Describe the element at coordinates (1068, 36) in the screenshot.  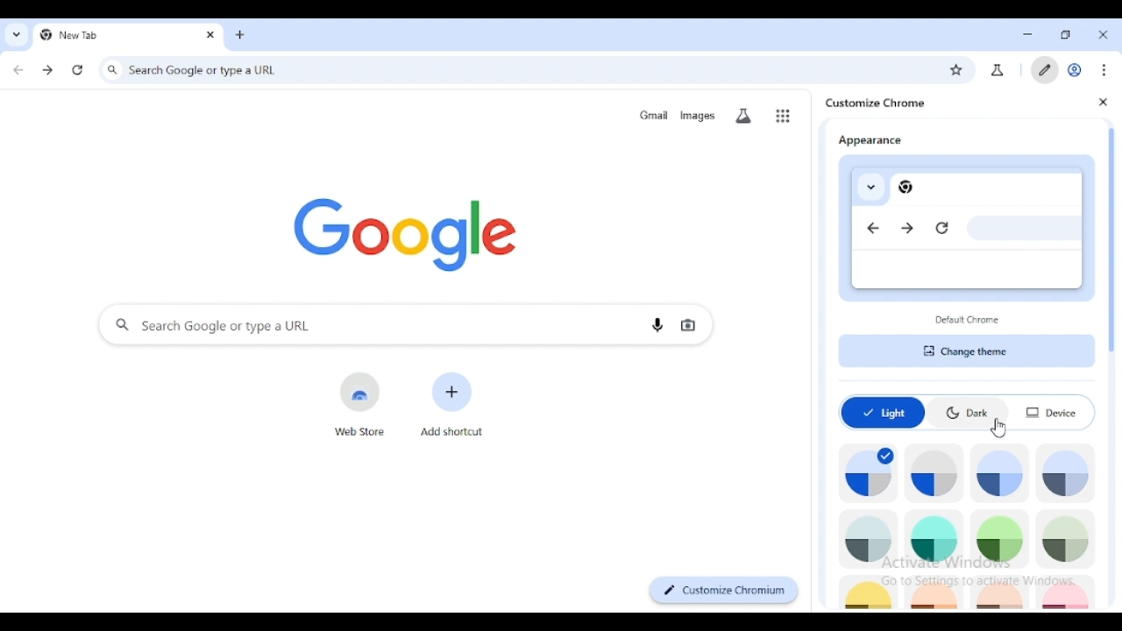
I see `maximize` at that location.